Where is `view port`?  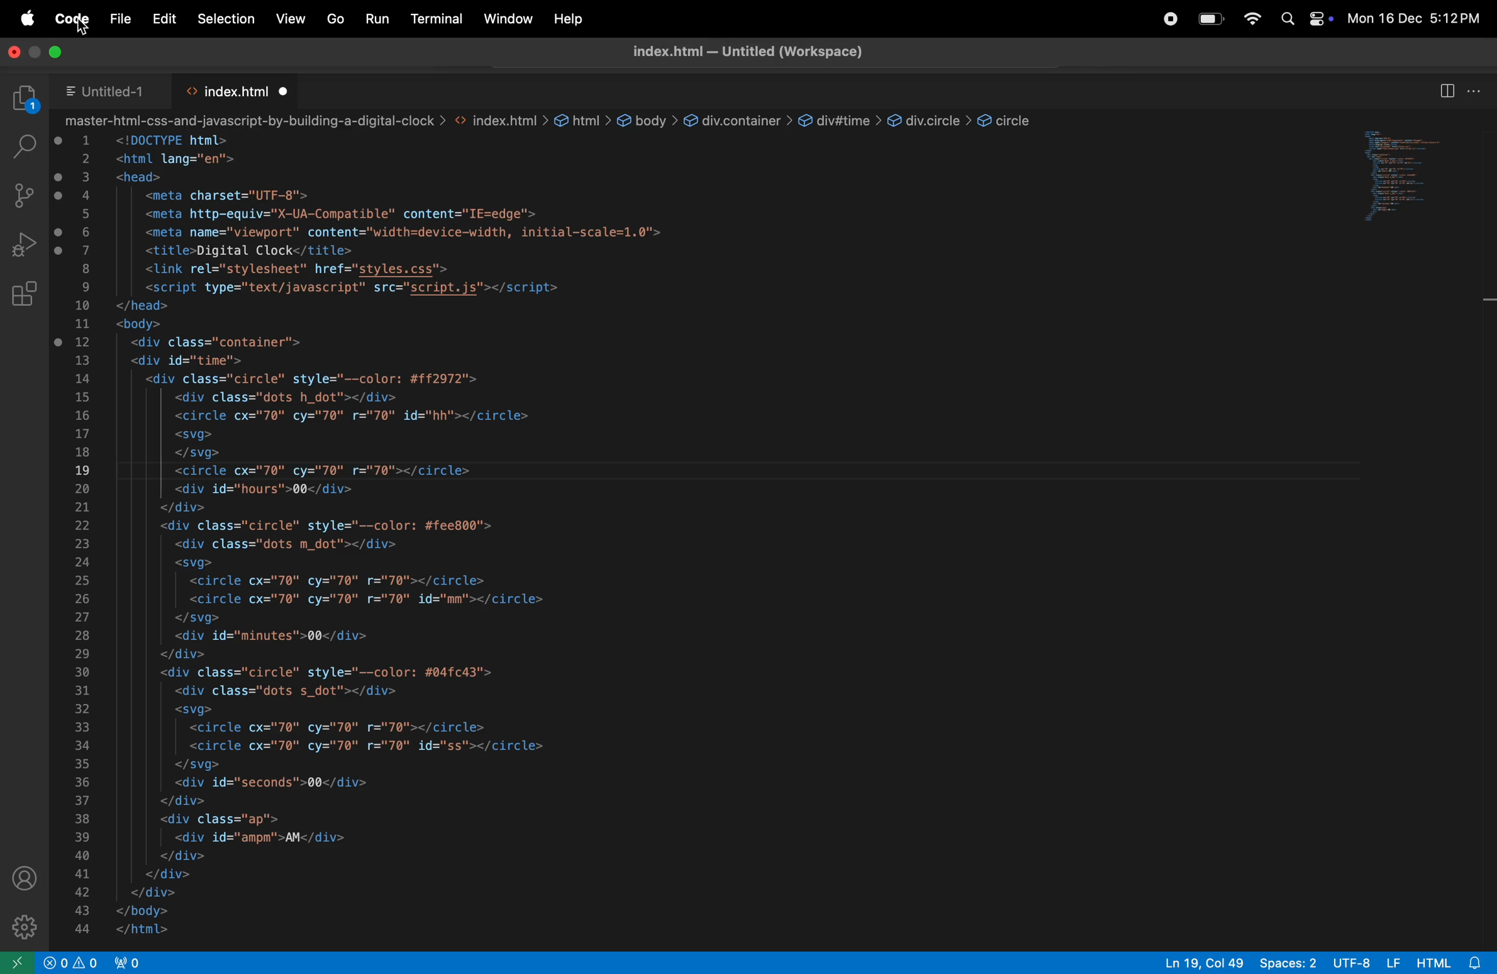 view port is located at coordinates (138, 962).